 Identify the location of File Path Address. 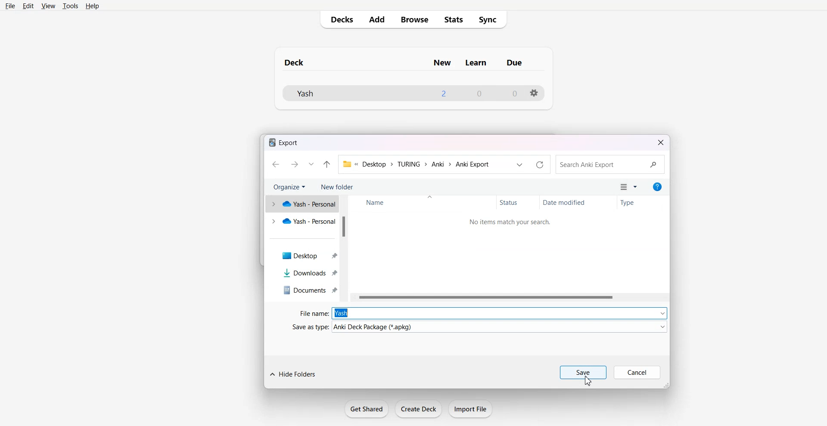
(417, 164).